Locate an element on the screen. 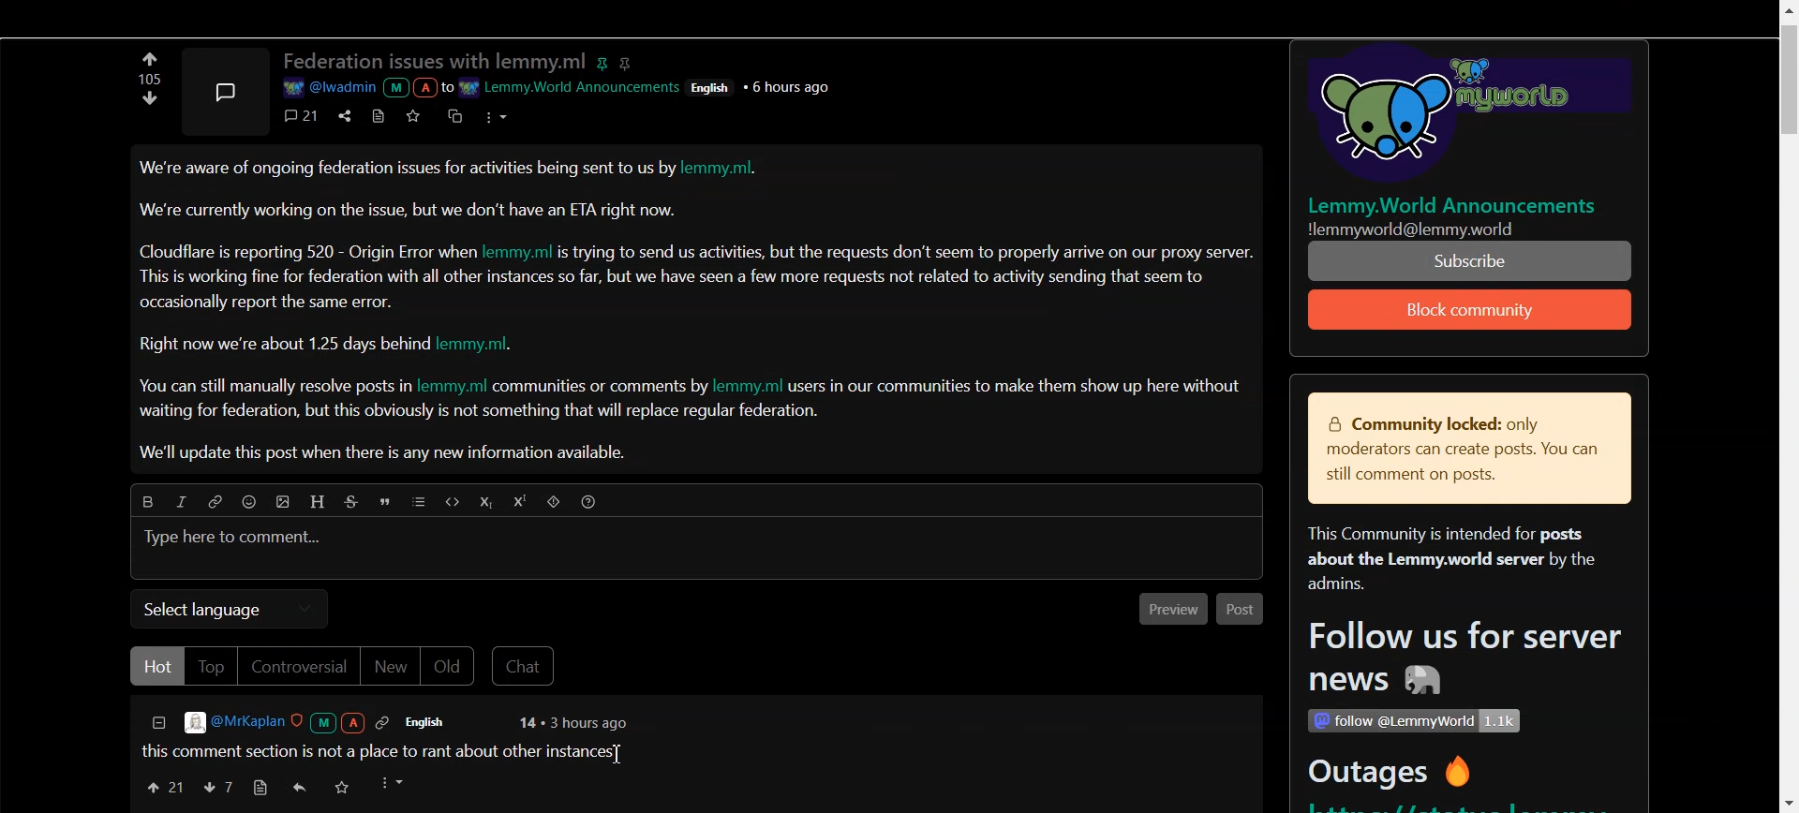 This screenshot has width=1799, height=813. Collapse is located at coordinates (157, 725).